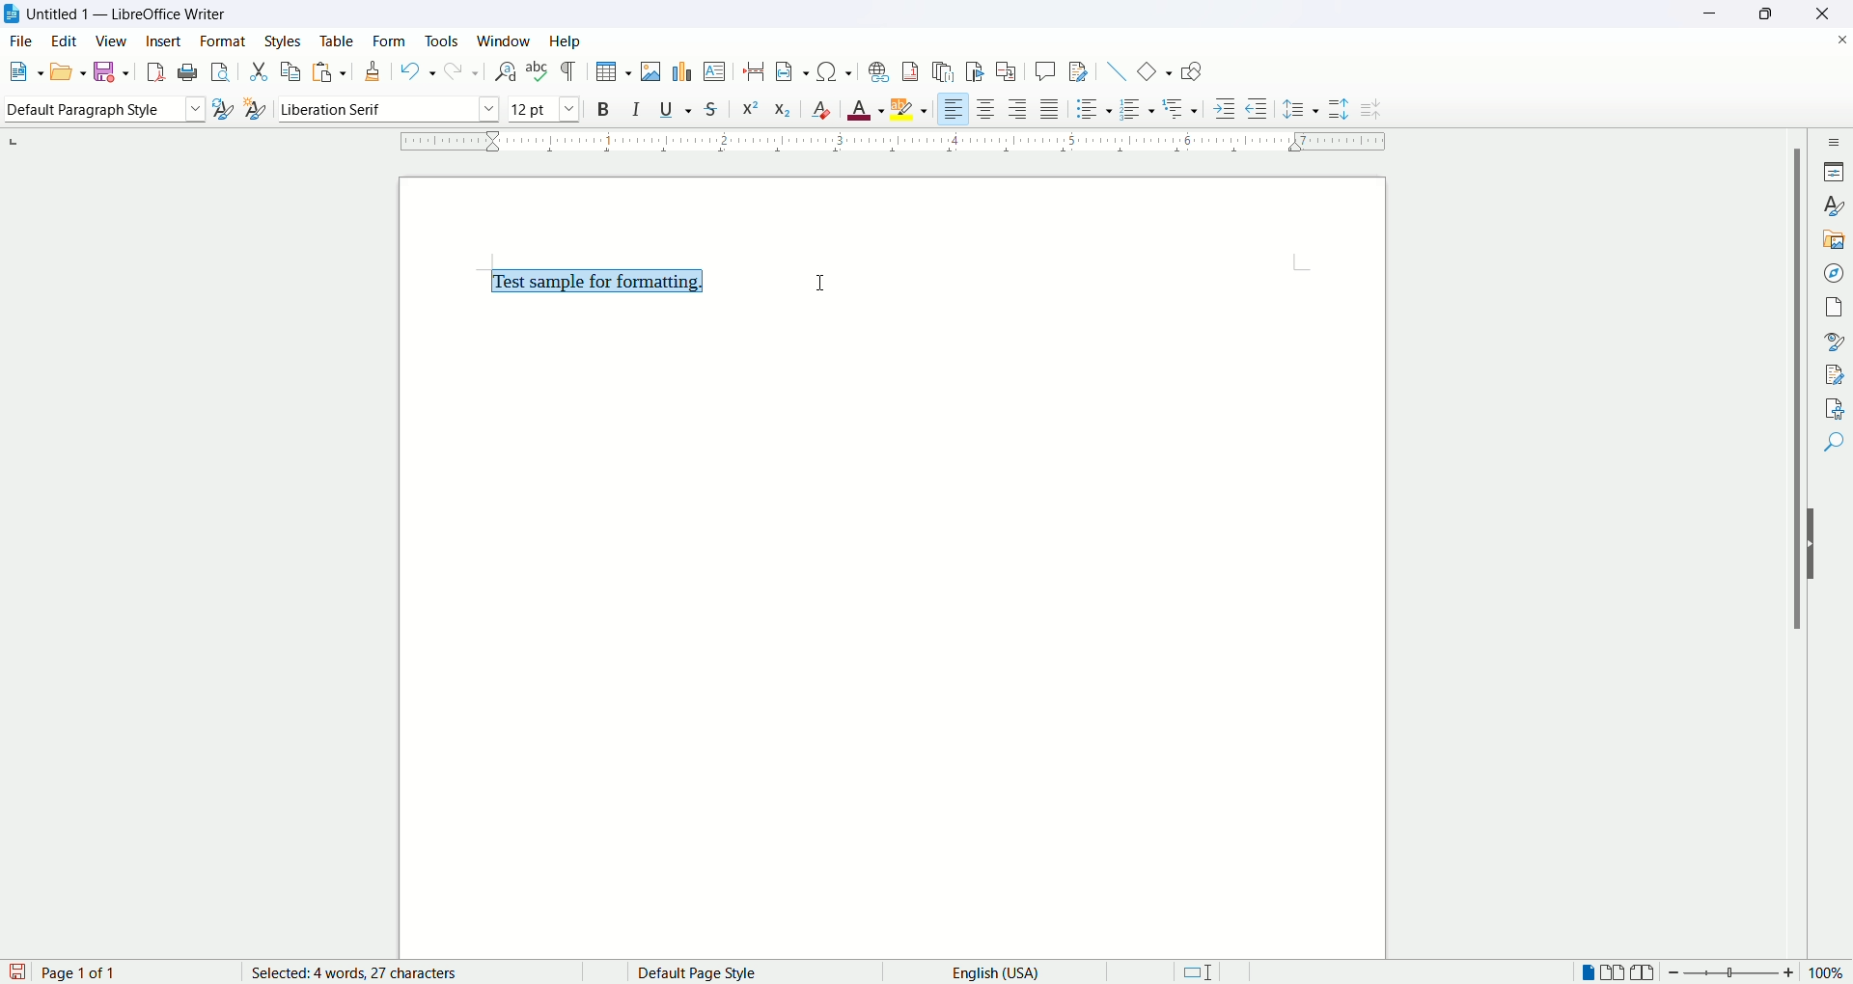 The image size is (1853, 984). Describe the element at coordinates (1835, 240) in the screenshot. I see `gallery` at that location.